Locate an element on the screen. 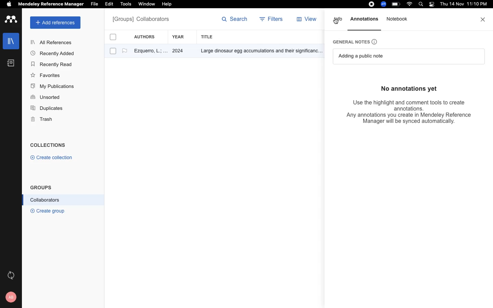 The width and height of the screenshot is (493, 308). notebook is located at coordinates (11, 63).